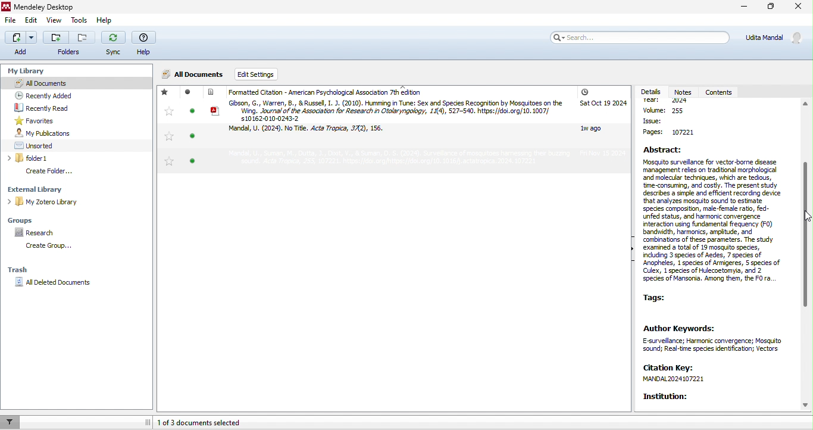 This screenshot has height=430, width=813. Describe the element at coordinates (79, 20) in the screenshot. I see `tools` at that location.